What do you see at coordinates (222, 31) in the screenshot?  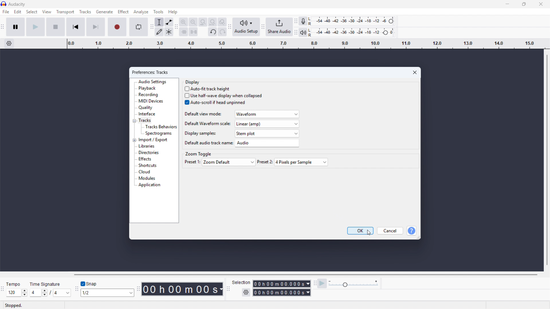 I see `redo` at bounding box center [222, 31].